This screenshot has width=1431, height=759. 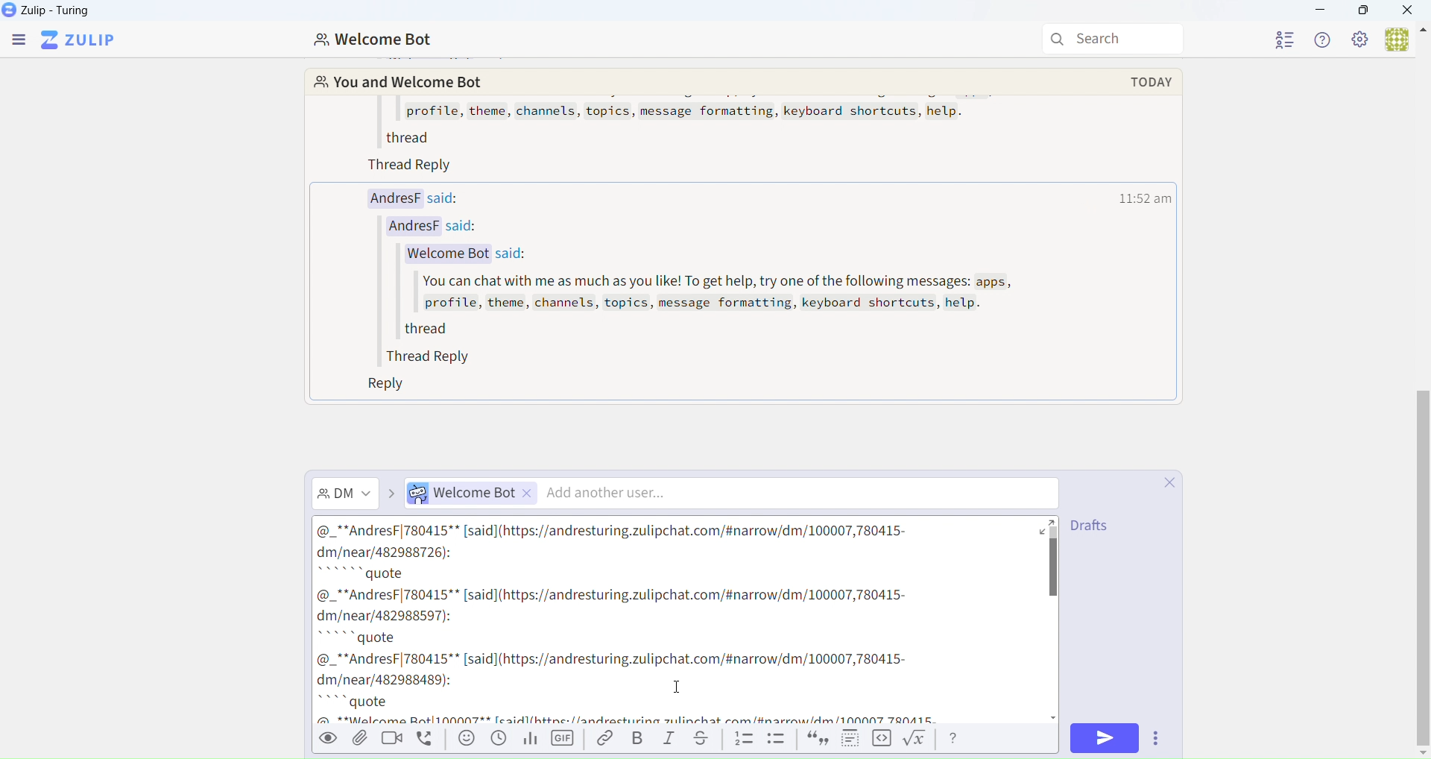 I want to click on Search, so click(x=1113, y=37).